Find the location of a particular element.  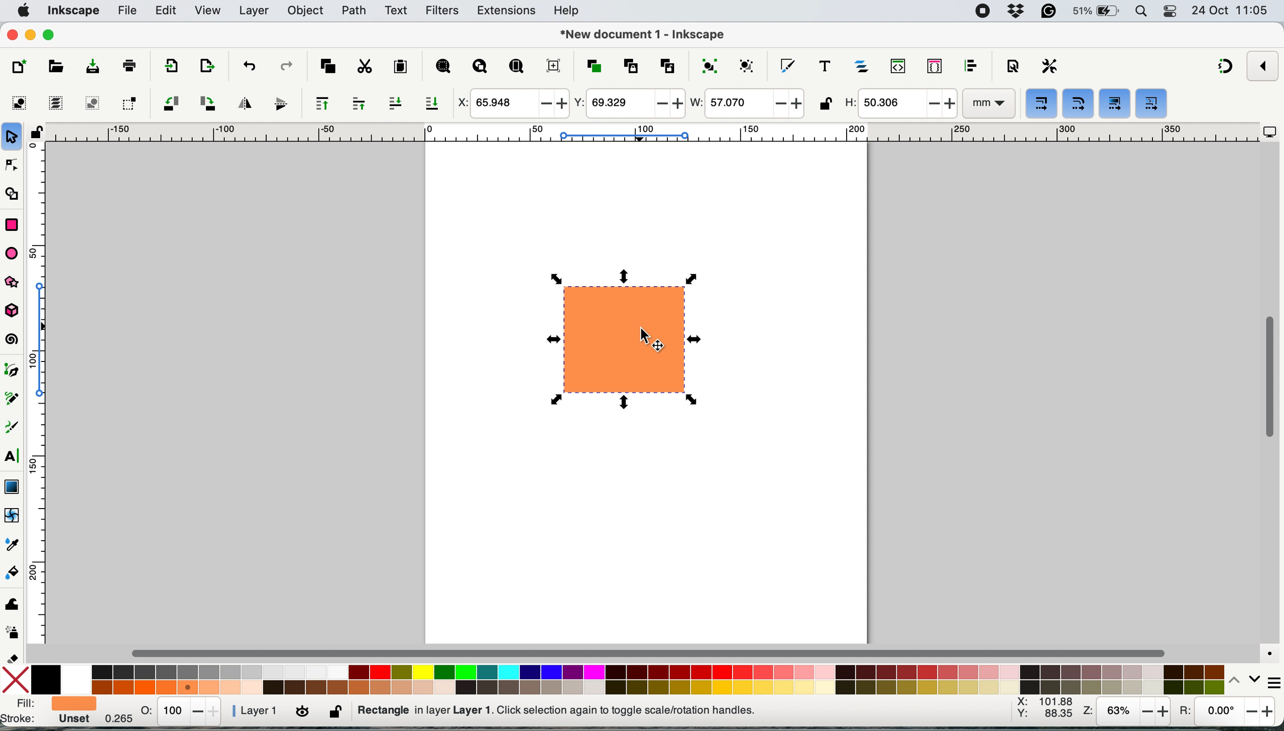

height is located at coordinates (899, 103).